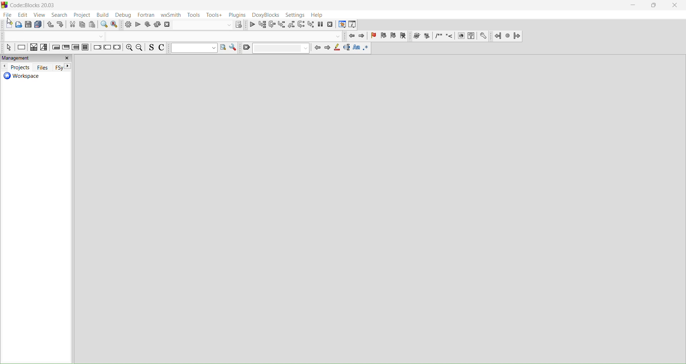 The image size is (686, 364). What do you see at coordinates (449, 36) in the screenshot?
I see `Insert line` at bounding box center [449, 36].